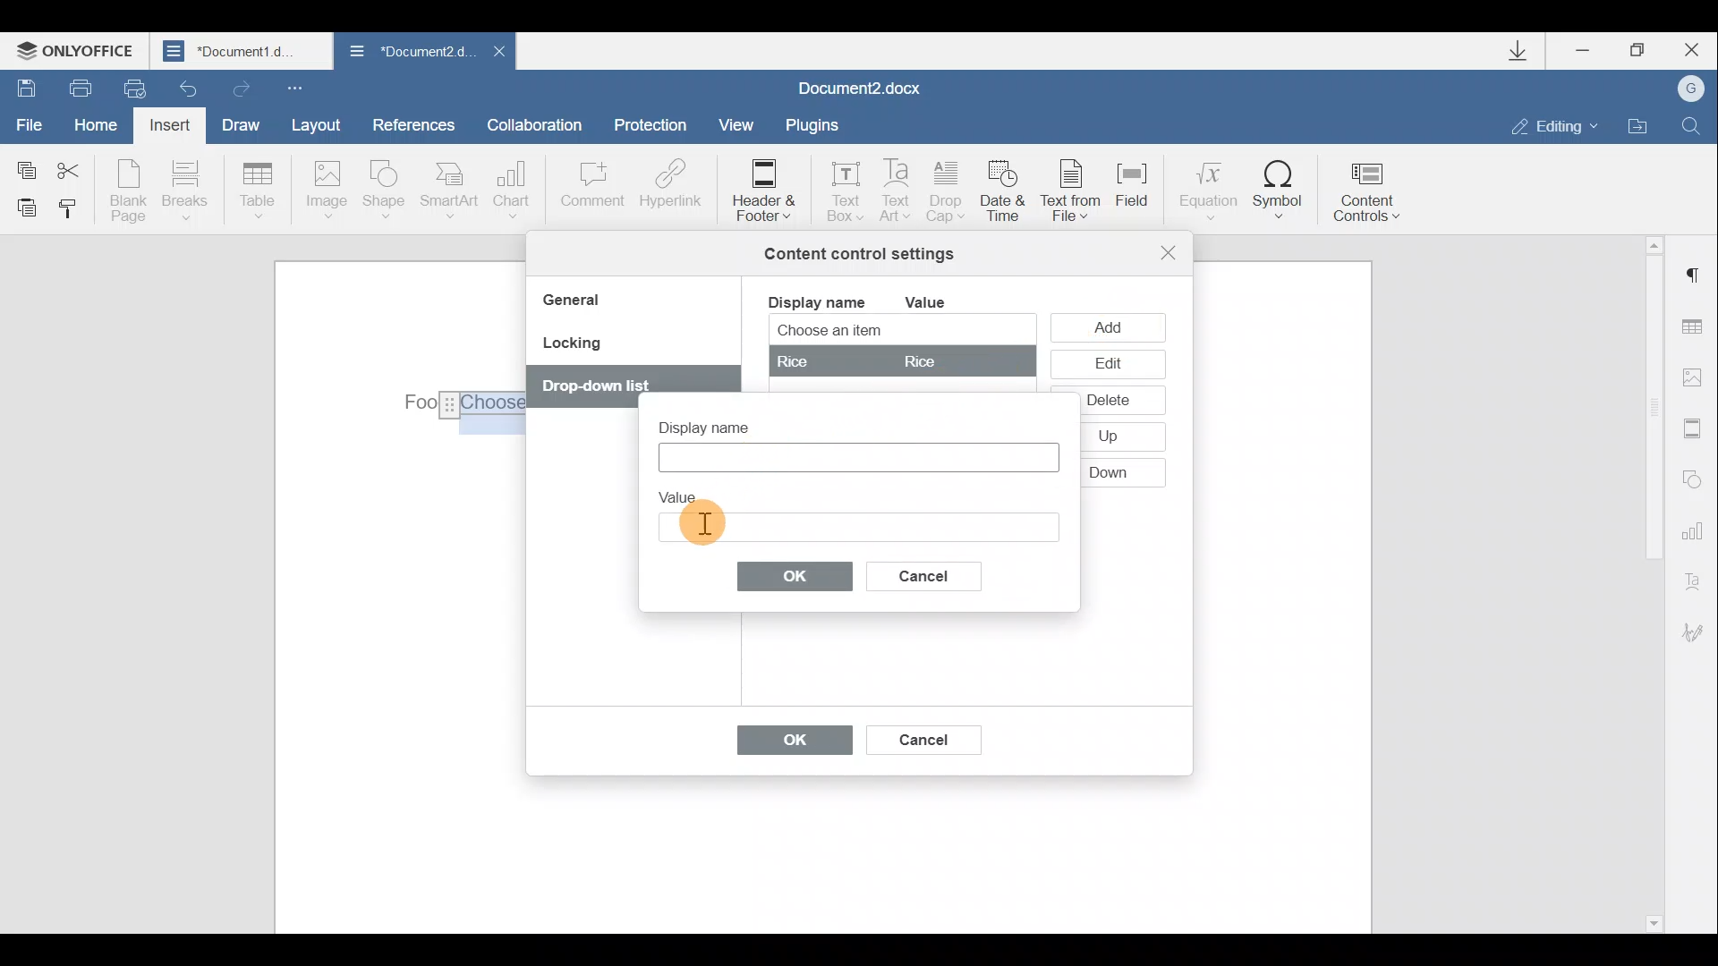 The width and height of the screenshot is (1718, 966). I want to click on , so click(603, 386).